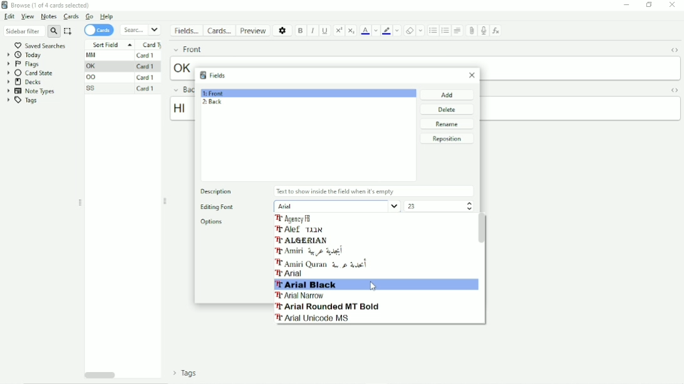  I want to click on Amiri Quran, so click(321, 263).